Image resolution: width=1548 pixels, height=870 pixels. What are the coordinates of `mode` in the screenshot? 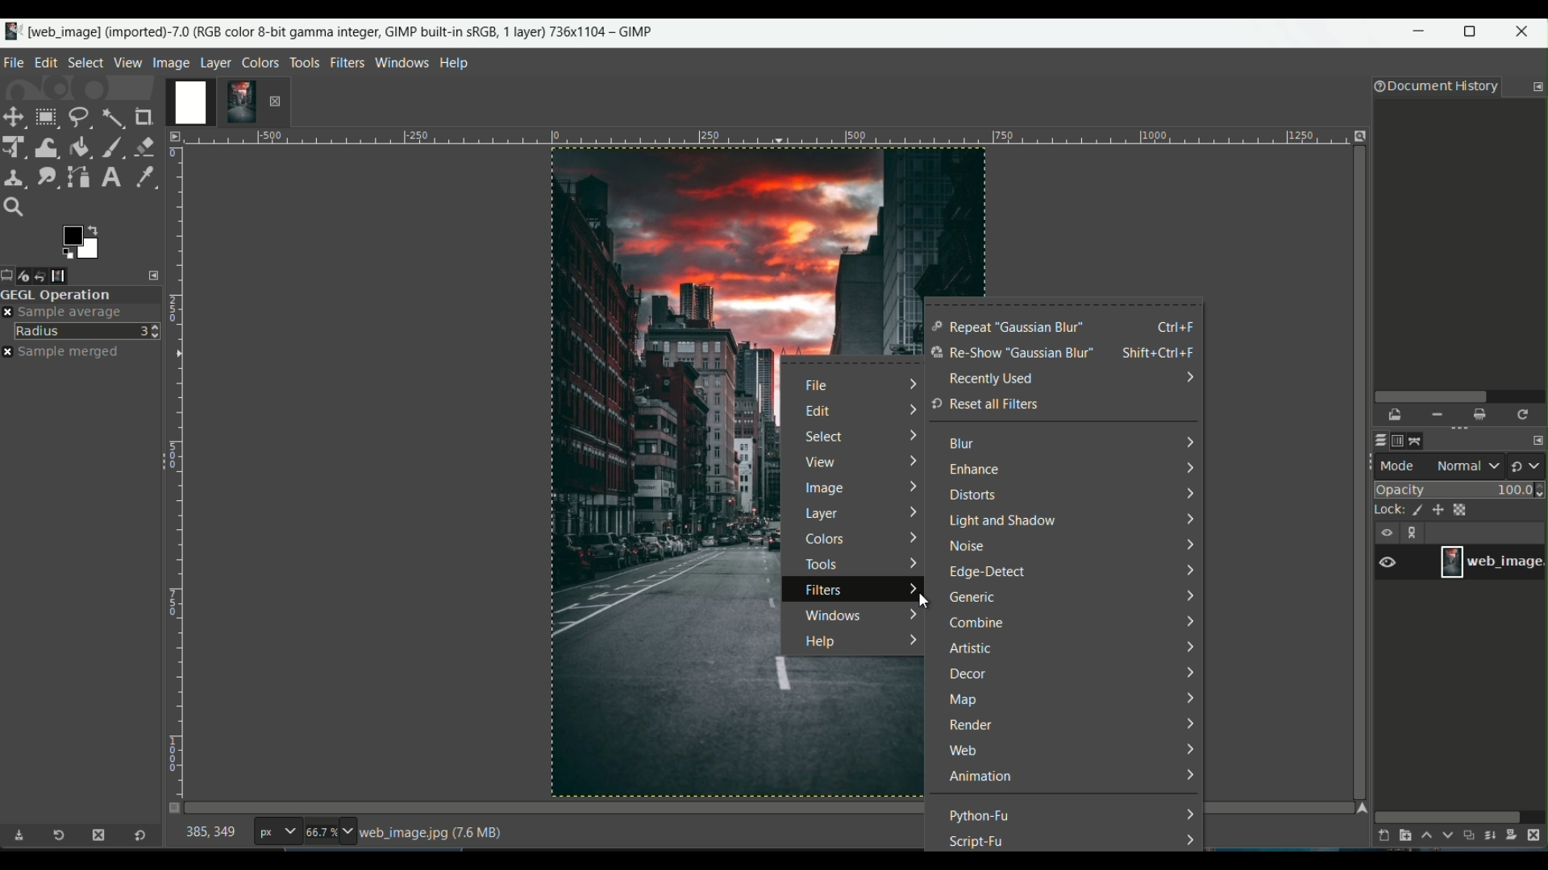 It's located at (1441, 466).